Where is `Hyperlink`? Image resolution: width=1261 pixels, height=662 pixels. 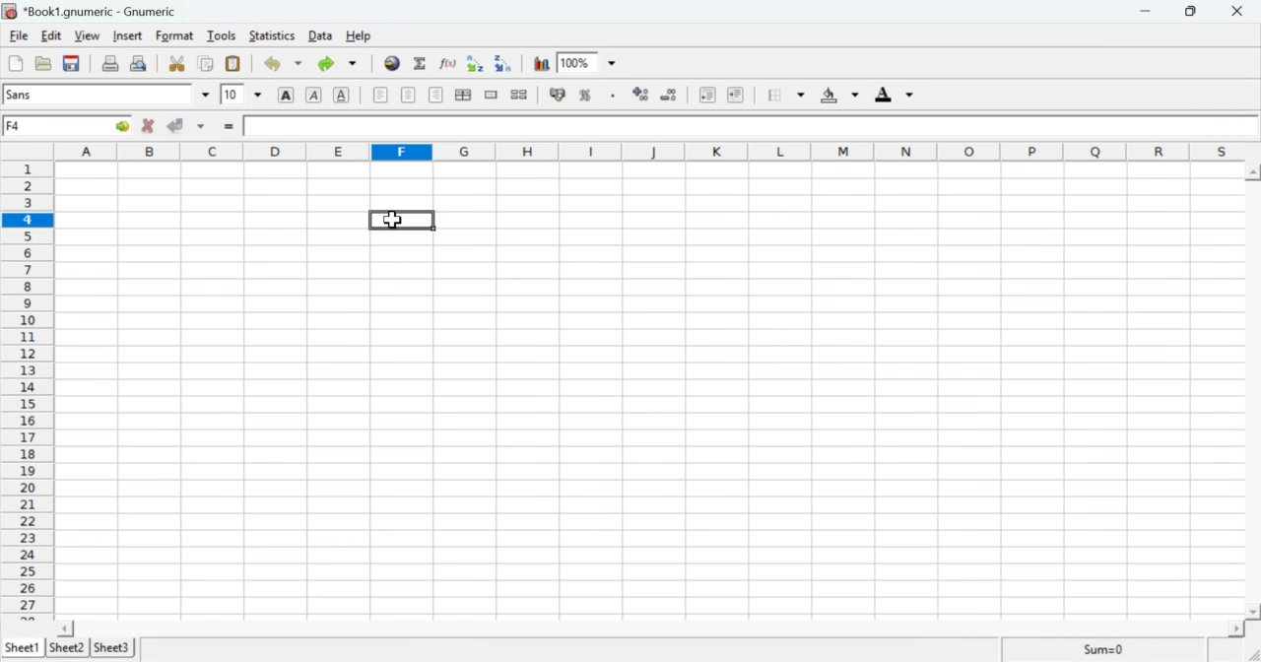 Hyperlink is located at coordinates (392, 66).